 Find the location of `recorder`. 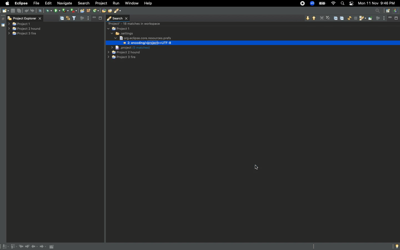

recorder is located at coordinates (300, 3).